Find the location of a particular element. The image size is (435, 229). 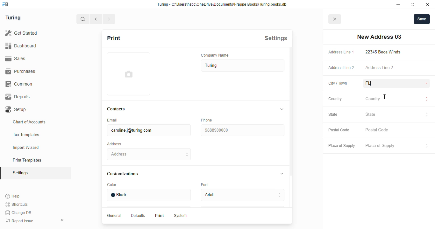

FB-logo is located at coordinates (5, 4).